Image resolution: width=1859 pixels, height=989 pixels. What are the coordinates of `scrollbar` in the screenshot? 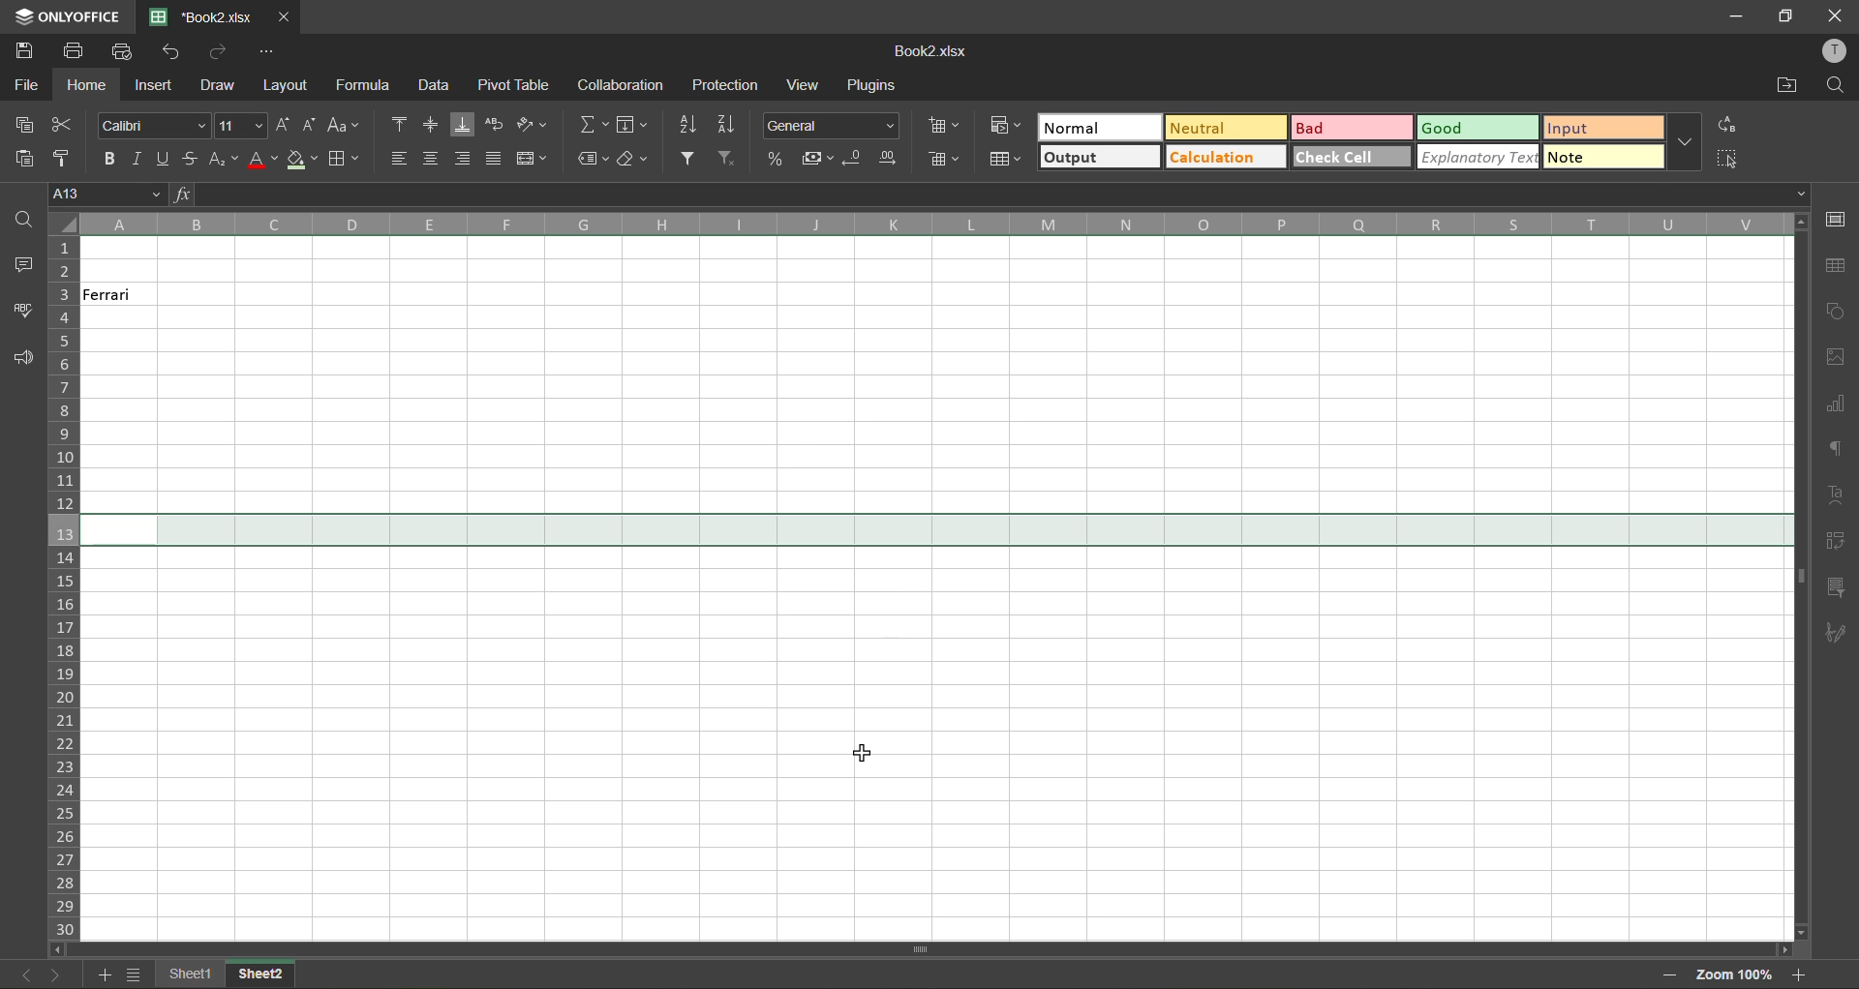 It's located at (1800, 576).